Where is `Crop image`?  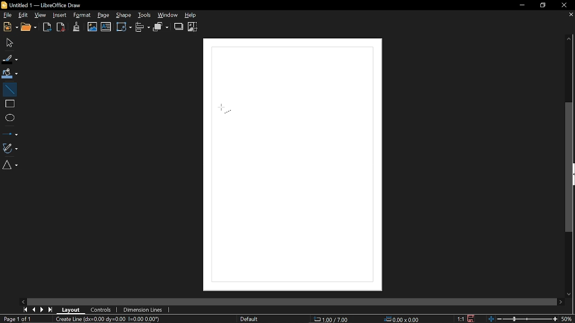
Crop image is located at coordinates (194, 26).